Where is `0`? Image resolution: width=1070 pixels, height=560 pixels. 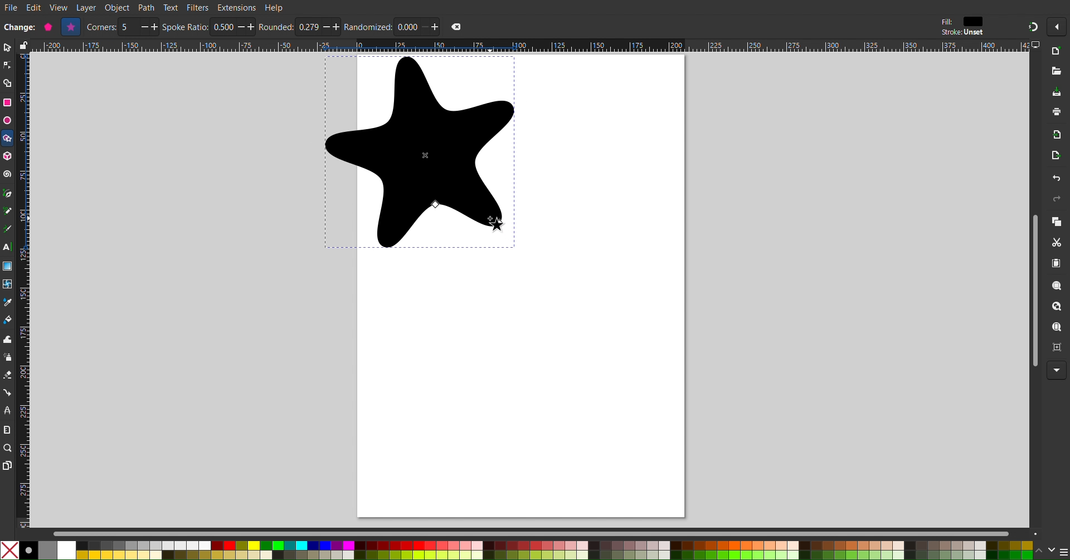 0 is located at coordinates (408, 27).